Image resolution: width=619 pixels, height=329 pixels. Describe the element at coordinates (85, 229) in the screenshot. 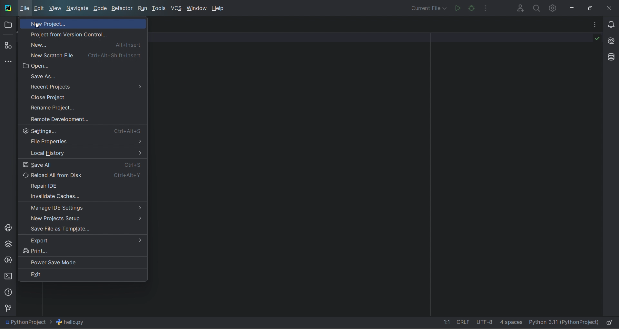

I see `save` at that location.